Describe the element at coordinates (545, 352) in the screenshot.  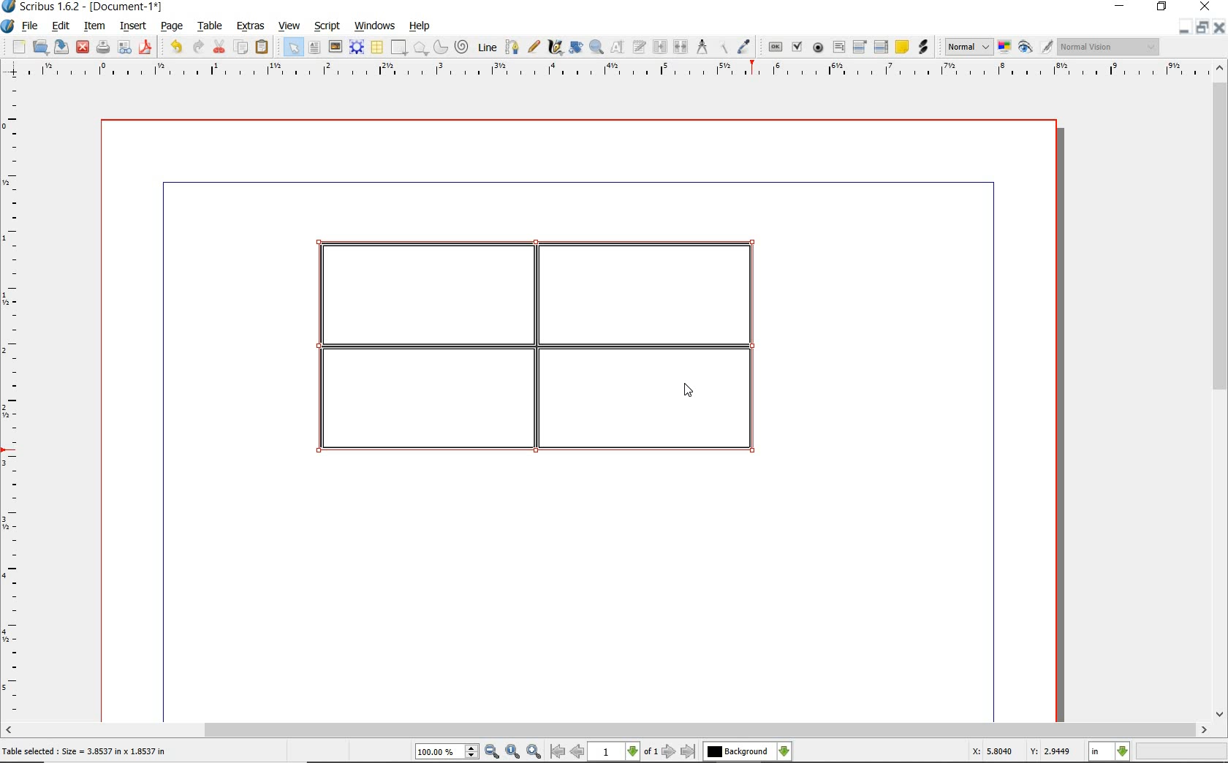
I see `drawn table` at that location.